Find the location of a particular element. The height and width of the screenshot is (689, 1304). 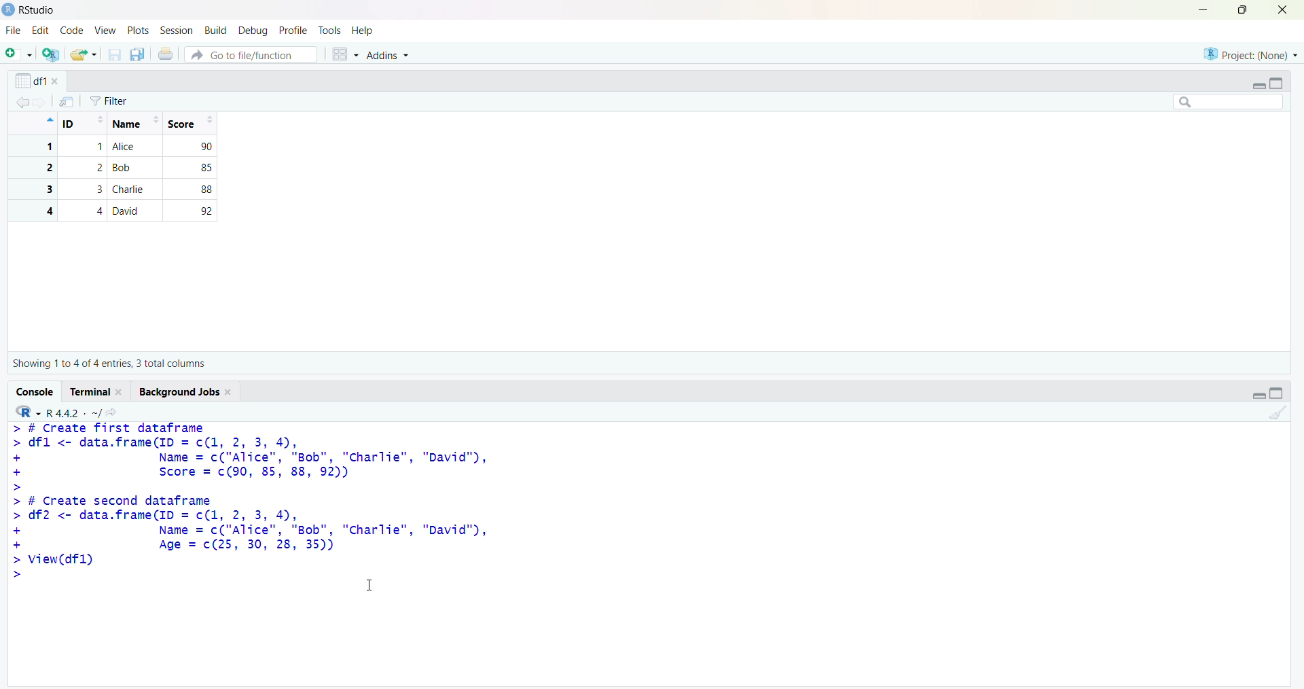

Console is located at coordinates (36, 392).